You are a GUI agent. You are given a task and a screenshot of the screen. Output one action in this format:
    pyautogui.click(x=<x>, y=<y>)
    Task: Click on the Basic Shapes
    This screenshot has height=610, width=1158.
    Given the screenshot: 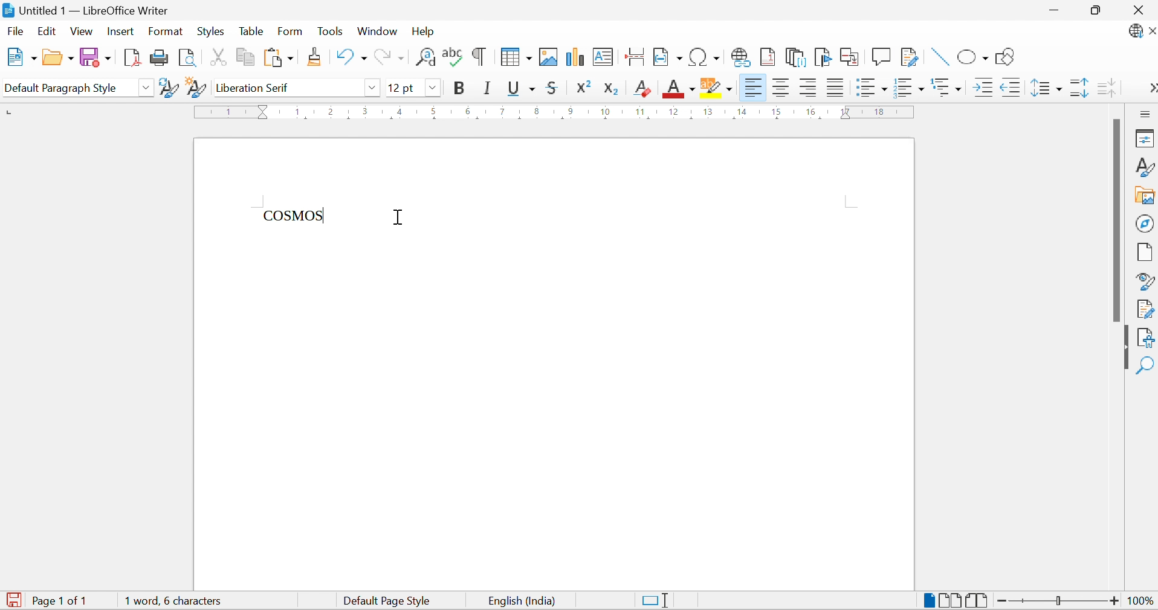 What is the action you would take?
    pyautogui.click(x=973, y=58)
    